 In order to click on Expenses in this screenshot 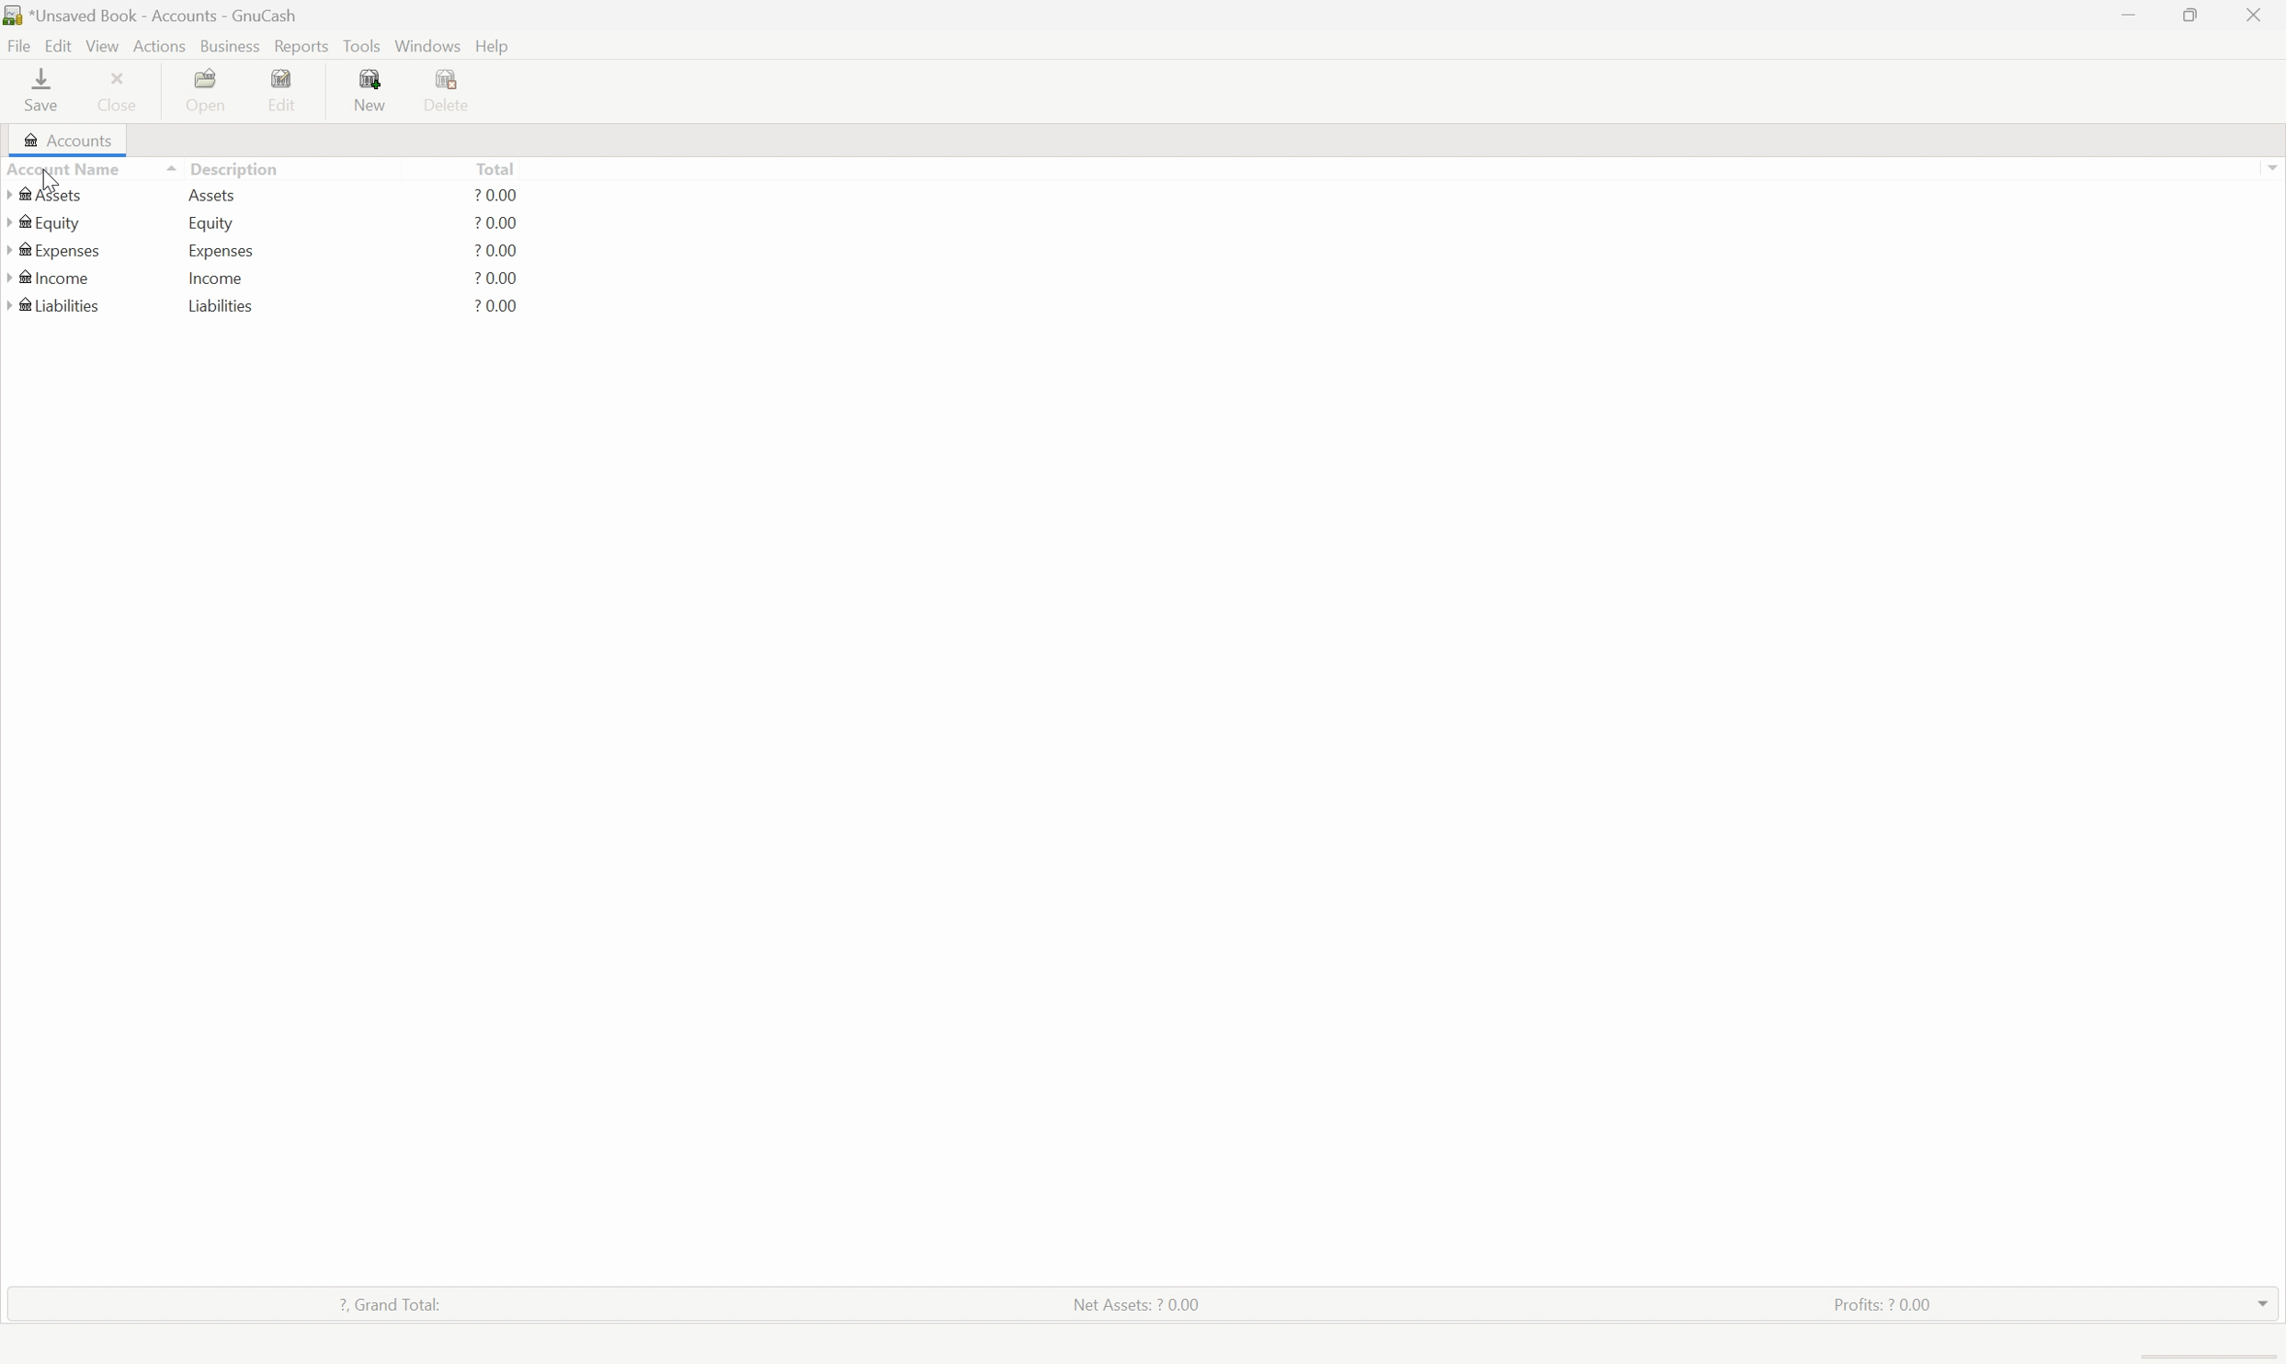, I will do `click(219, 250)`.